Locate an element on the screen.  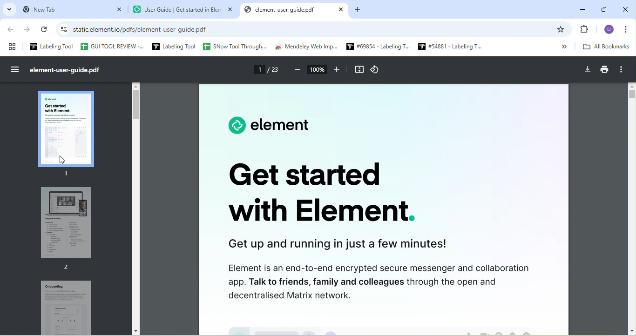
get up and running in just a few minutes is located at coordinates (343, 244).